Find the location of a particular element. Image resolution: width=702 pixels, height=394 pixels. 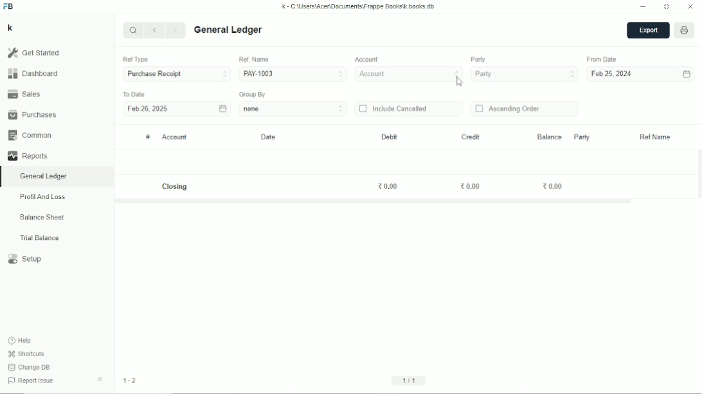

General ledger is located at coordinates (229, 30).